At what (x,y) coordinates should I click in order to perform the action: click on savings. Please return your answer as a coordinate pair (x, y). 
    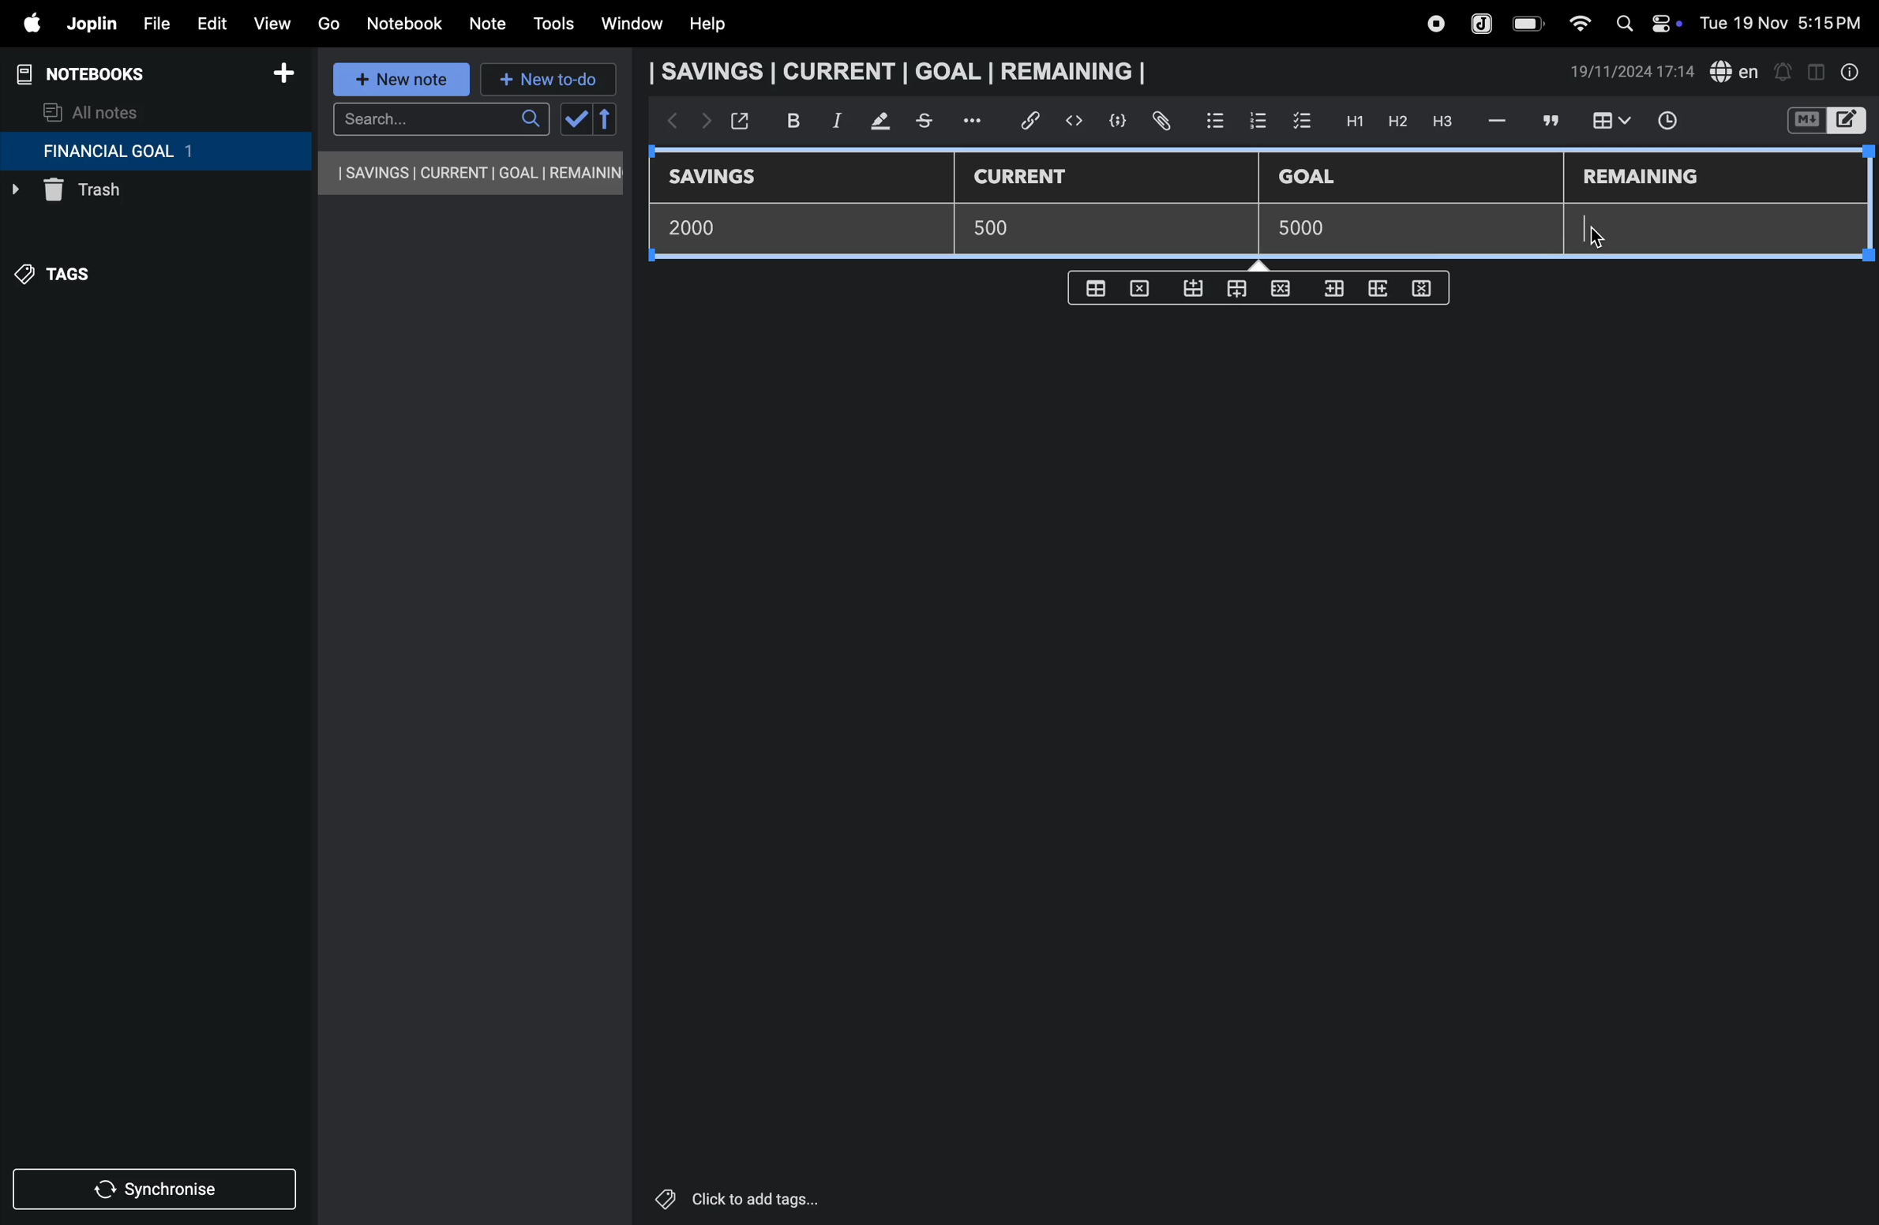
    Looking at the image, I should click on (724, 178).